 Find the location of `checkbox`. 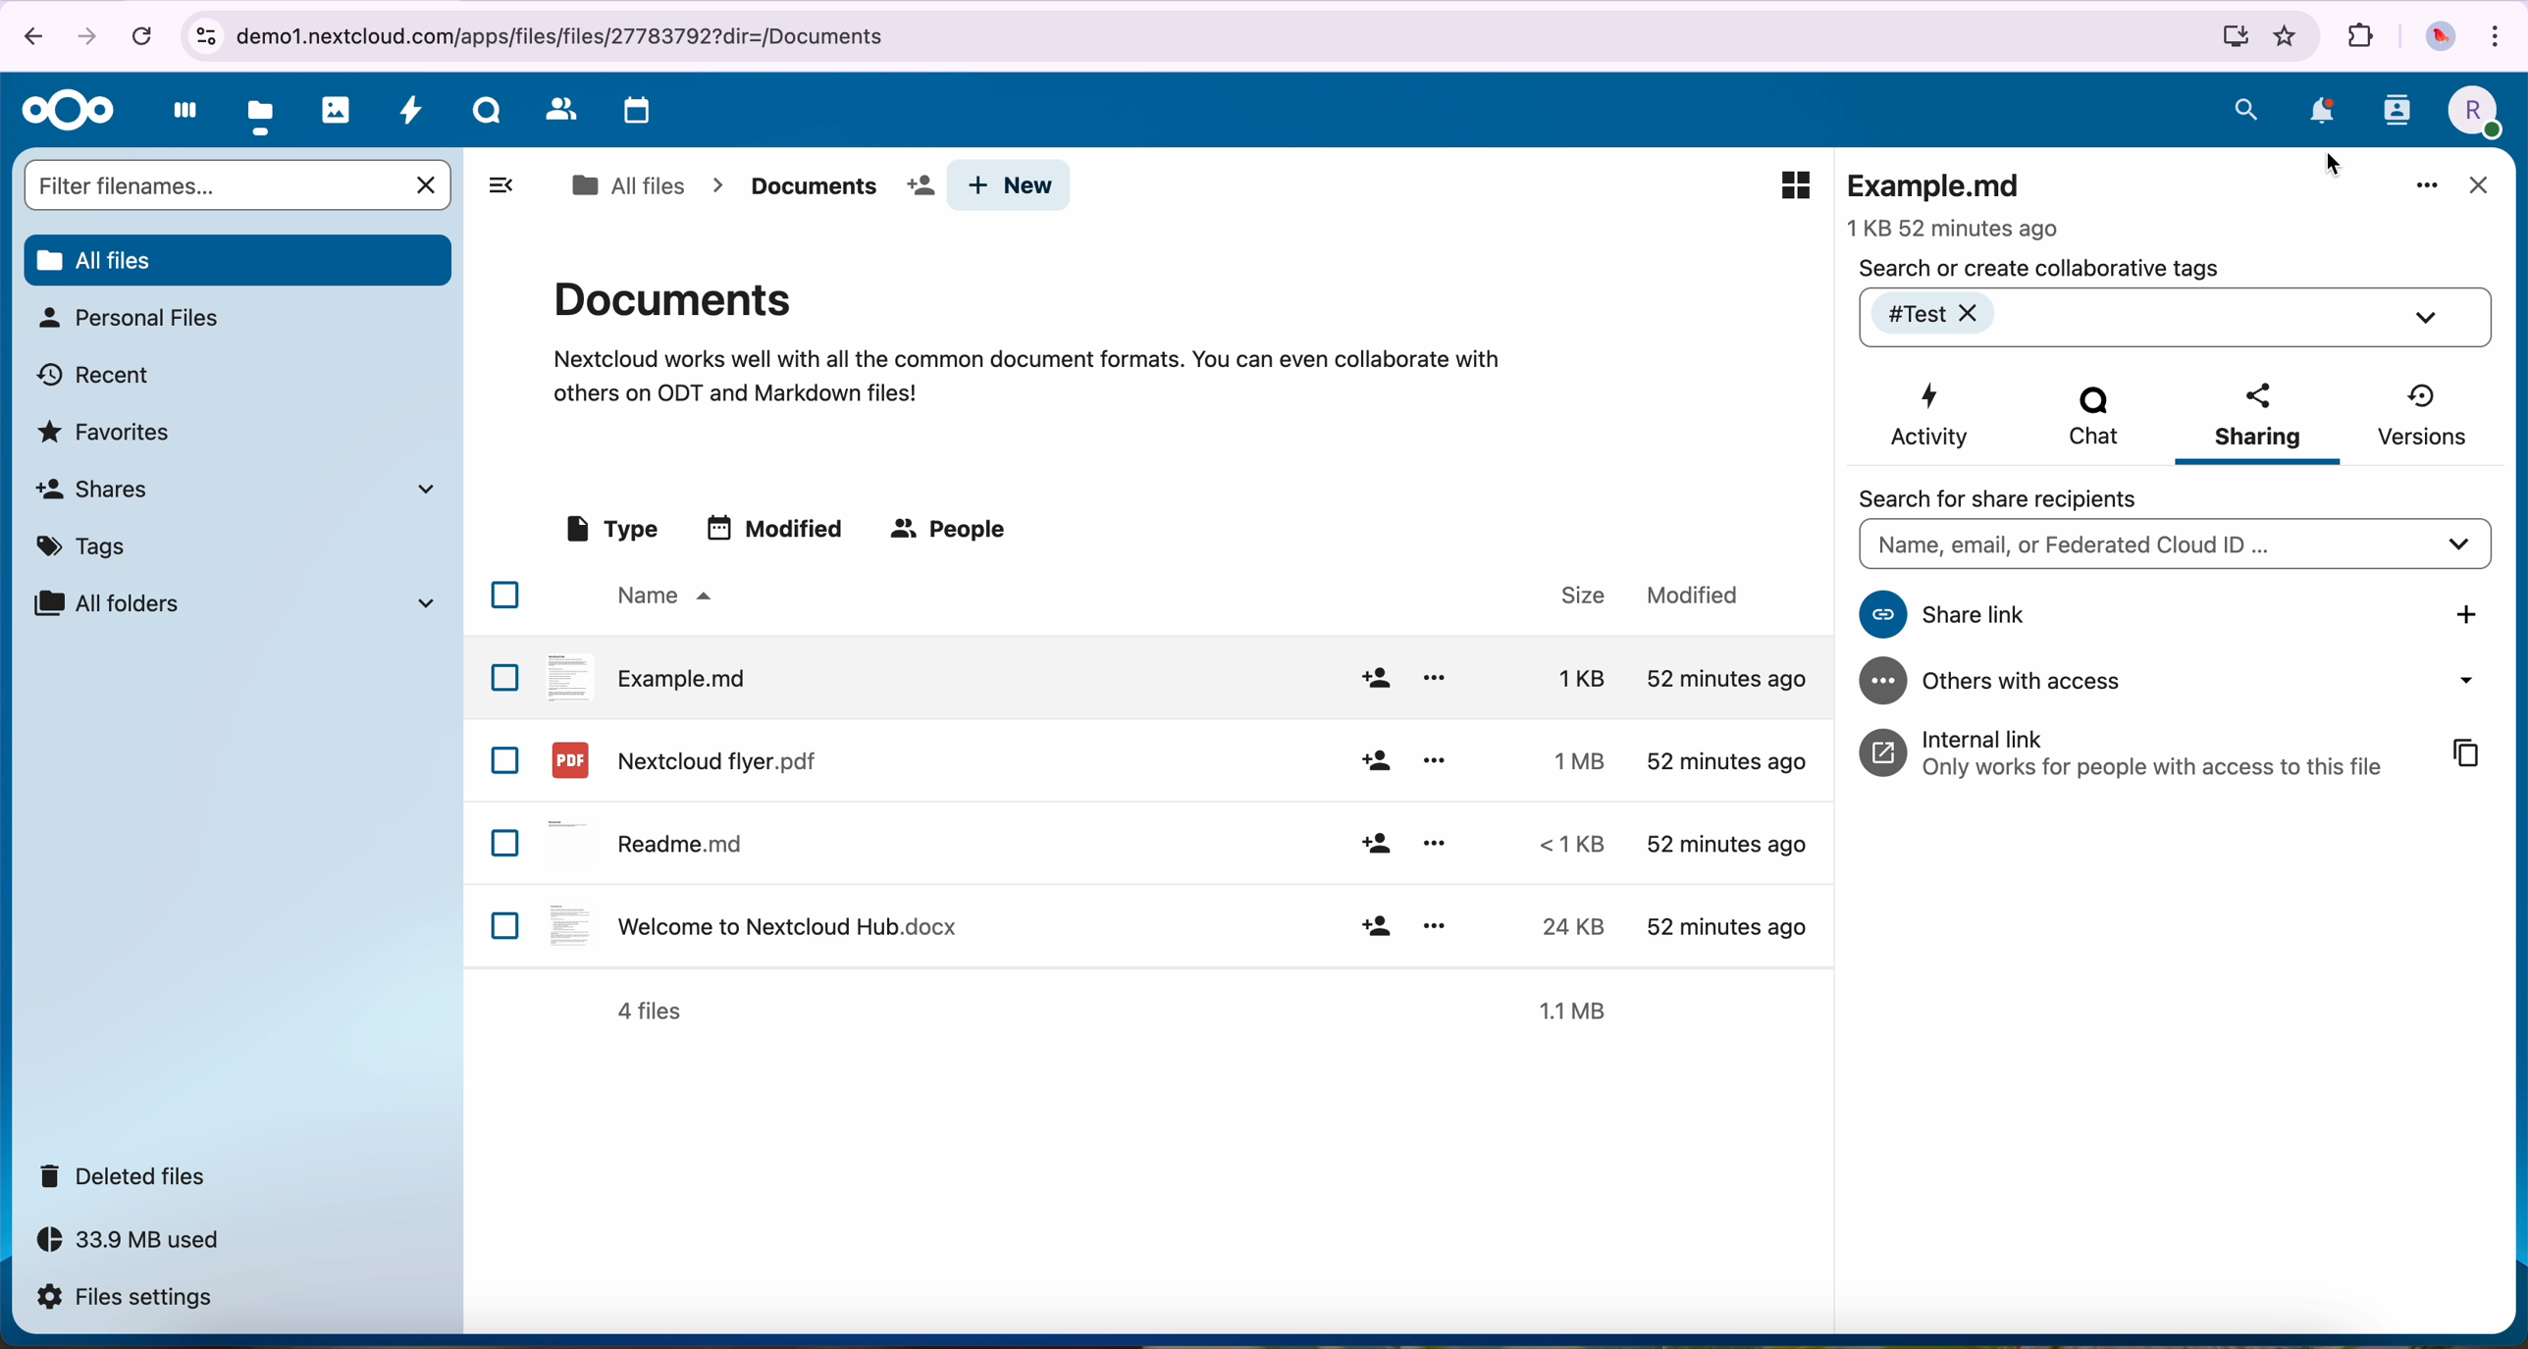

checkbox is located at coordinates (504, 676).